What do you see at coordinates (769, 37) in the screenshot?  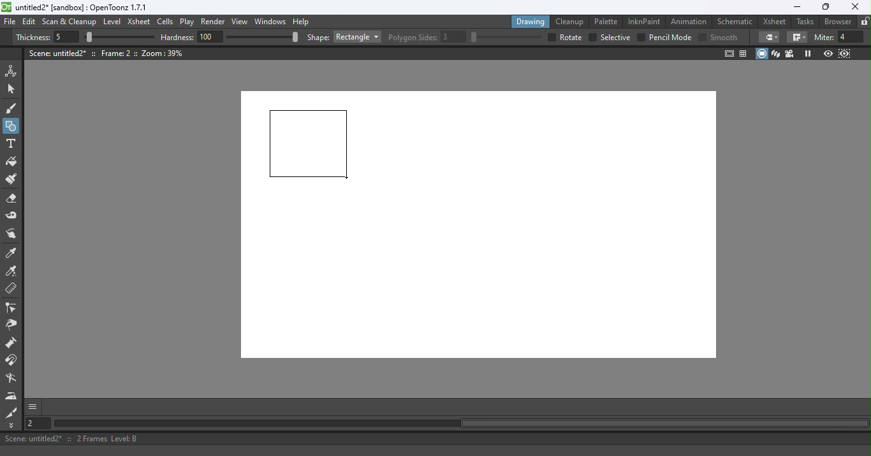 I see `Border corners` at bounding box center [769, 37].